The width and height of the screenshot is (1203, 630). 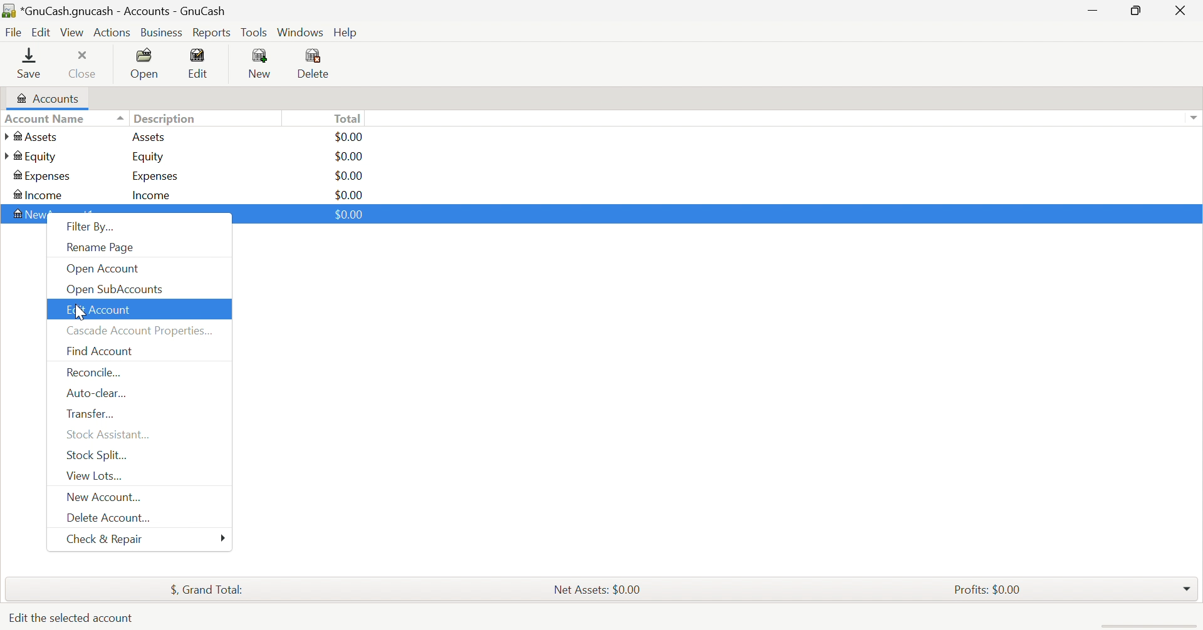 What do you see at coordinates (352, 155) in the screenshot?
I see `$0.00` at bounding box center [352, 155].